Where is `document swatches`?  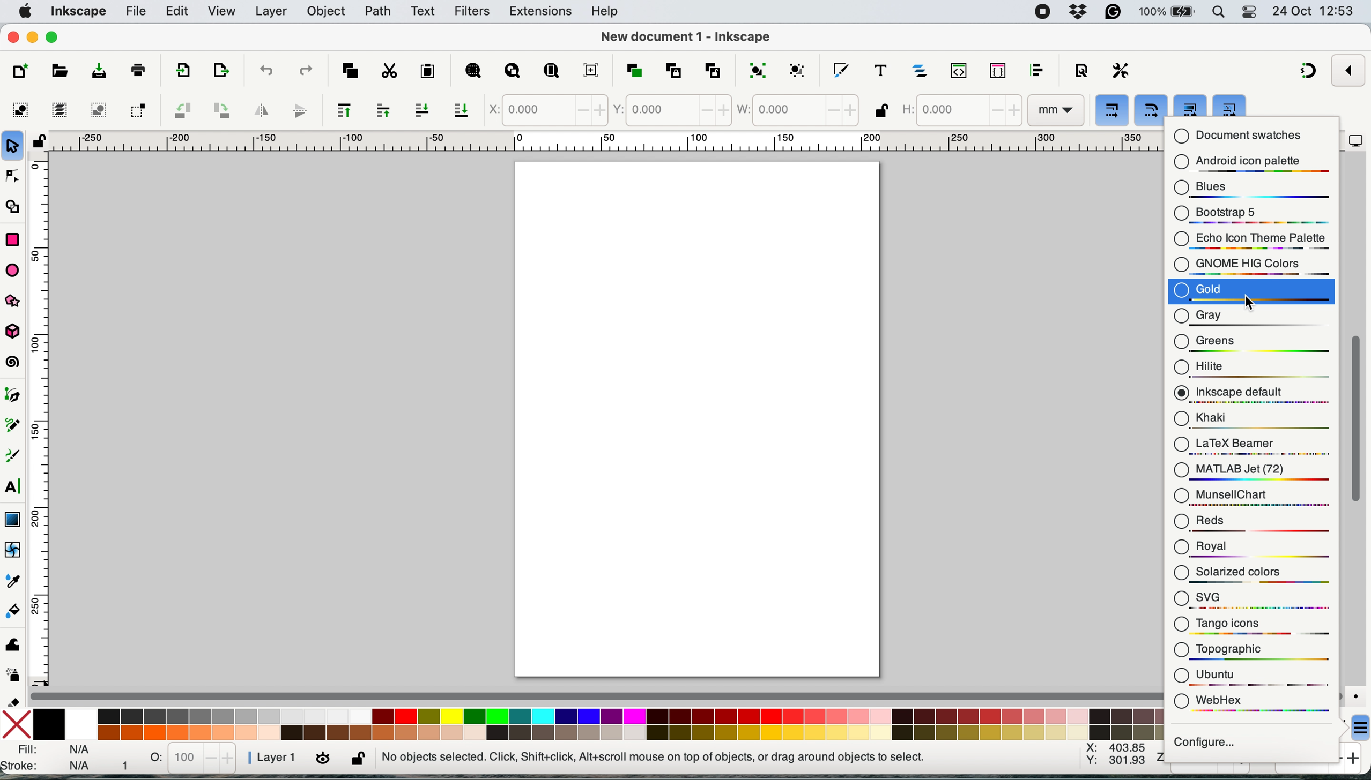
document swatches is located at coordinates (1243, 134).